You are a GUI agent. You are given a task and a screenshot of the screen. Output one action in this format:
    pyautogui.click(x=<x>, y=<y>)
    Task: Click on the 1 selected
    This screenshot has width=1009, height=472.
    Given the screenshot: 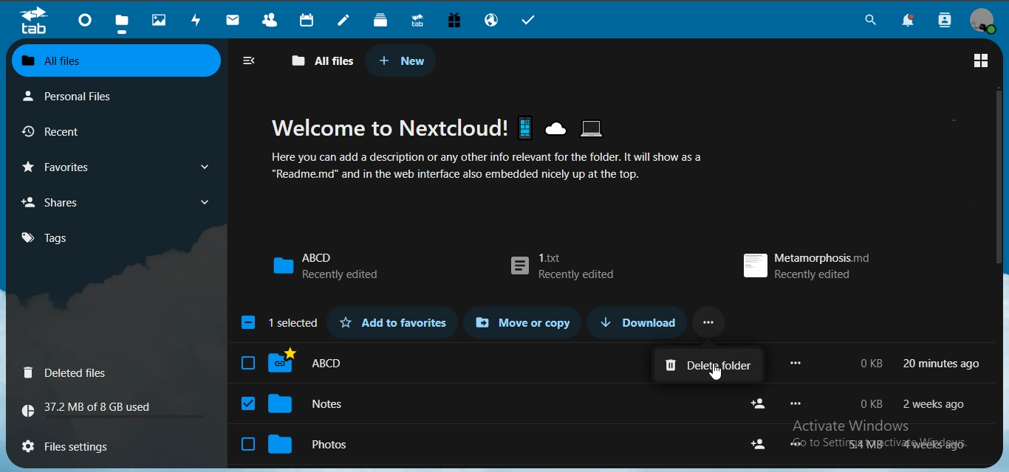 What is the action you would take?
    pyautogui.click(x=279, y=322)
    